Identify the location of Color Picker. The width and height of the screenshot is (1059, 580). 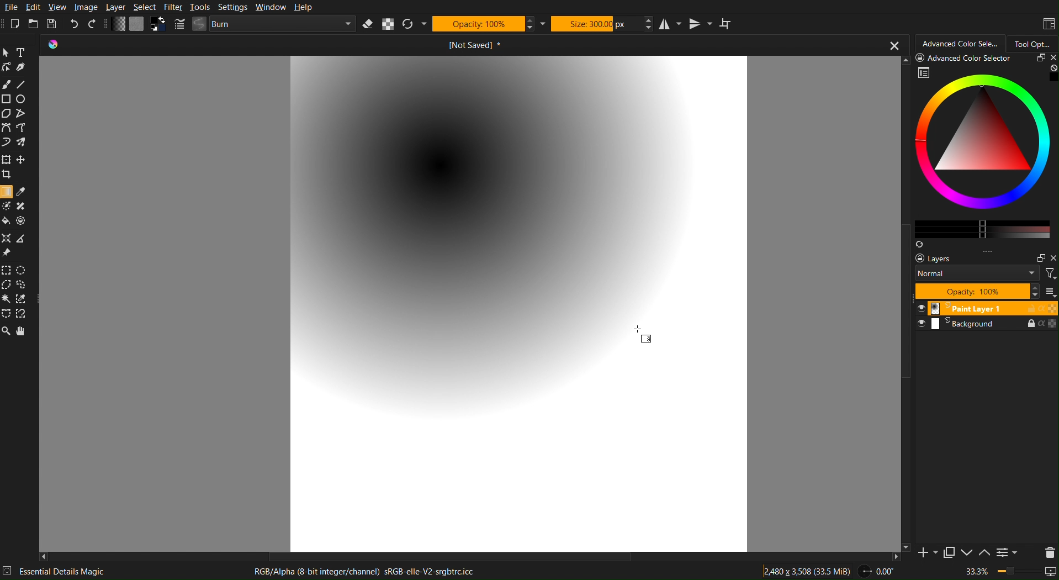
(23, 192).